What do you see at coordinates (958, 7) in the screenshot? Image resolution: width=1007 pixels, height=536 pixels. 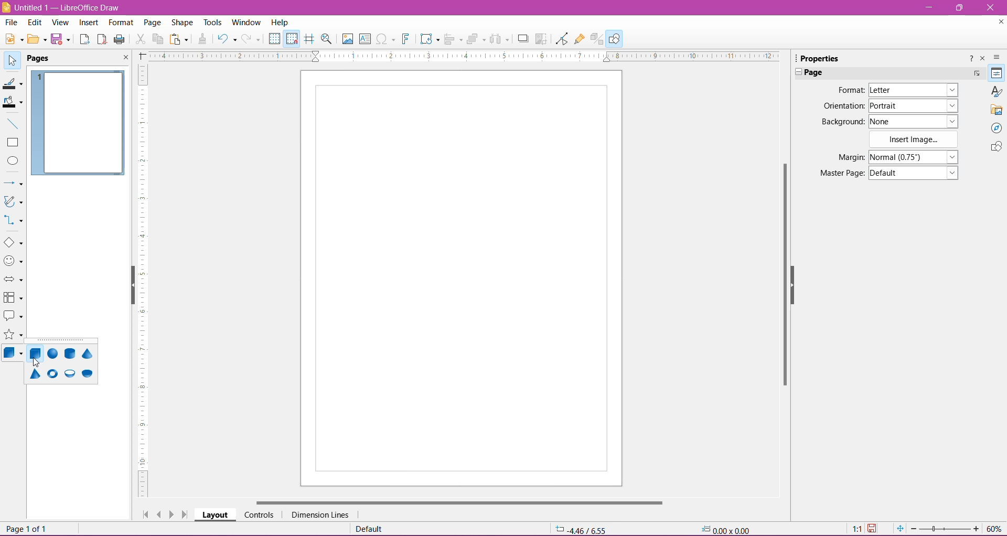 I see `Restore Down` at bounding box center [958, 7].